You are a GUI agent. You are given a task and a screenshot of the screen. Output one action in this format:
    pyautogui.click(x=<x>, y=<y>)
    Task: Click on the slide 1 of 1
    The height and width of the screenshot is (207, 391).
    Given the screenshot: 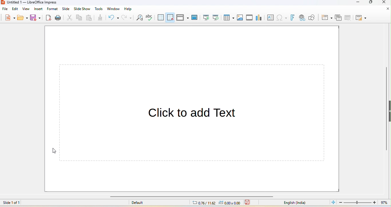 What is the action you would take?
    pyautogui.click(x=26, y=204)
    